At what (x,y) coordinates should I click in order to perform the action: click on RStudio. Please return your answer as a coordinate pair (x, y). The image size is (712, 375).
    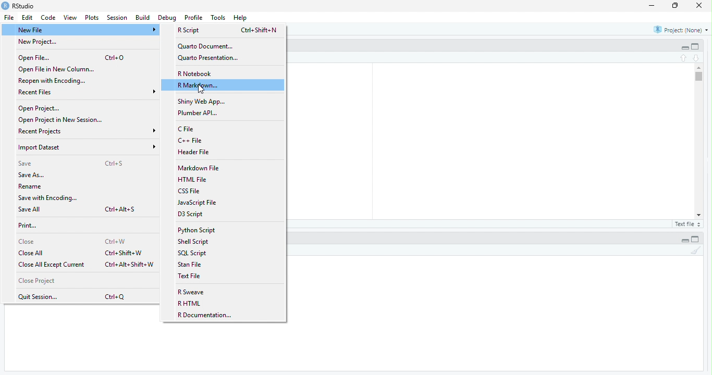
    Looking at the image, I should click on (24, 6).